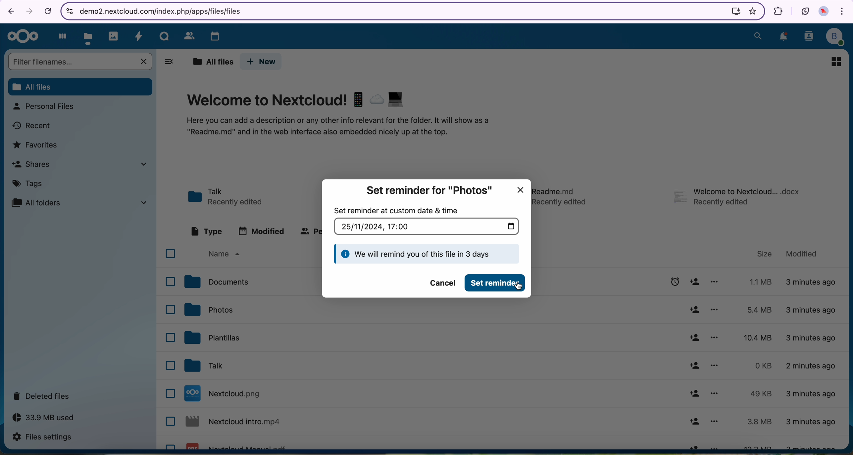 Image resolution: width=853 pixels, height=455 pixels. I want to click on calendar, so click(211, 34).